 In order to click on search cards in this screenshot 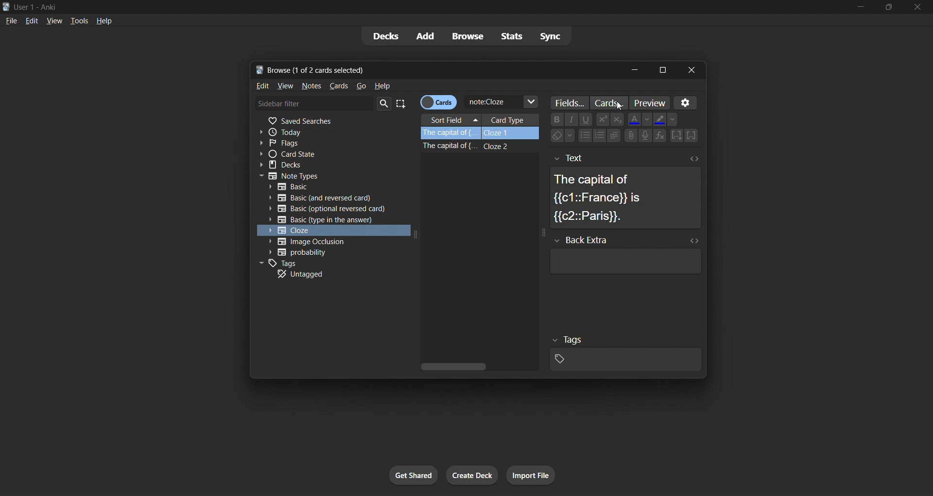, I will do `click(502, 102)`.